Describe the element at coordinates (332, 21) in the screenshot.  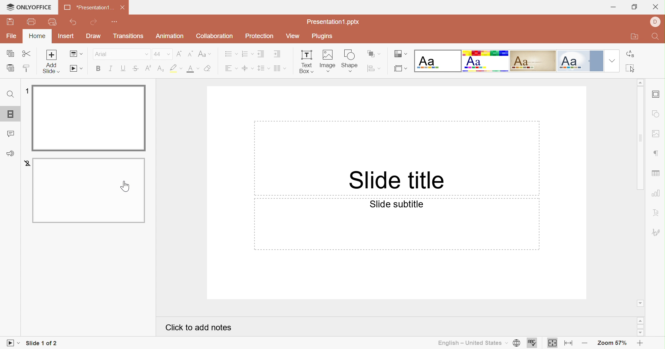
I see `Presentation1.pptx` at that location.